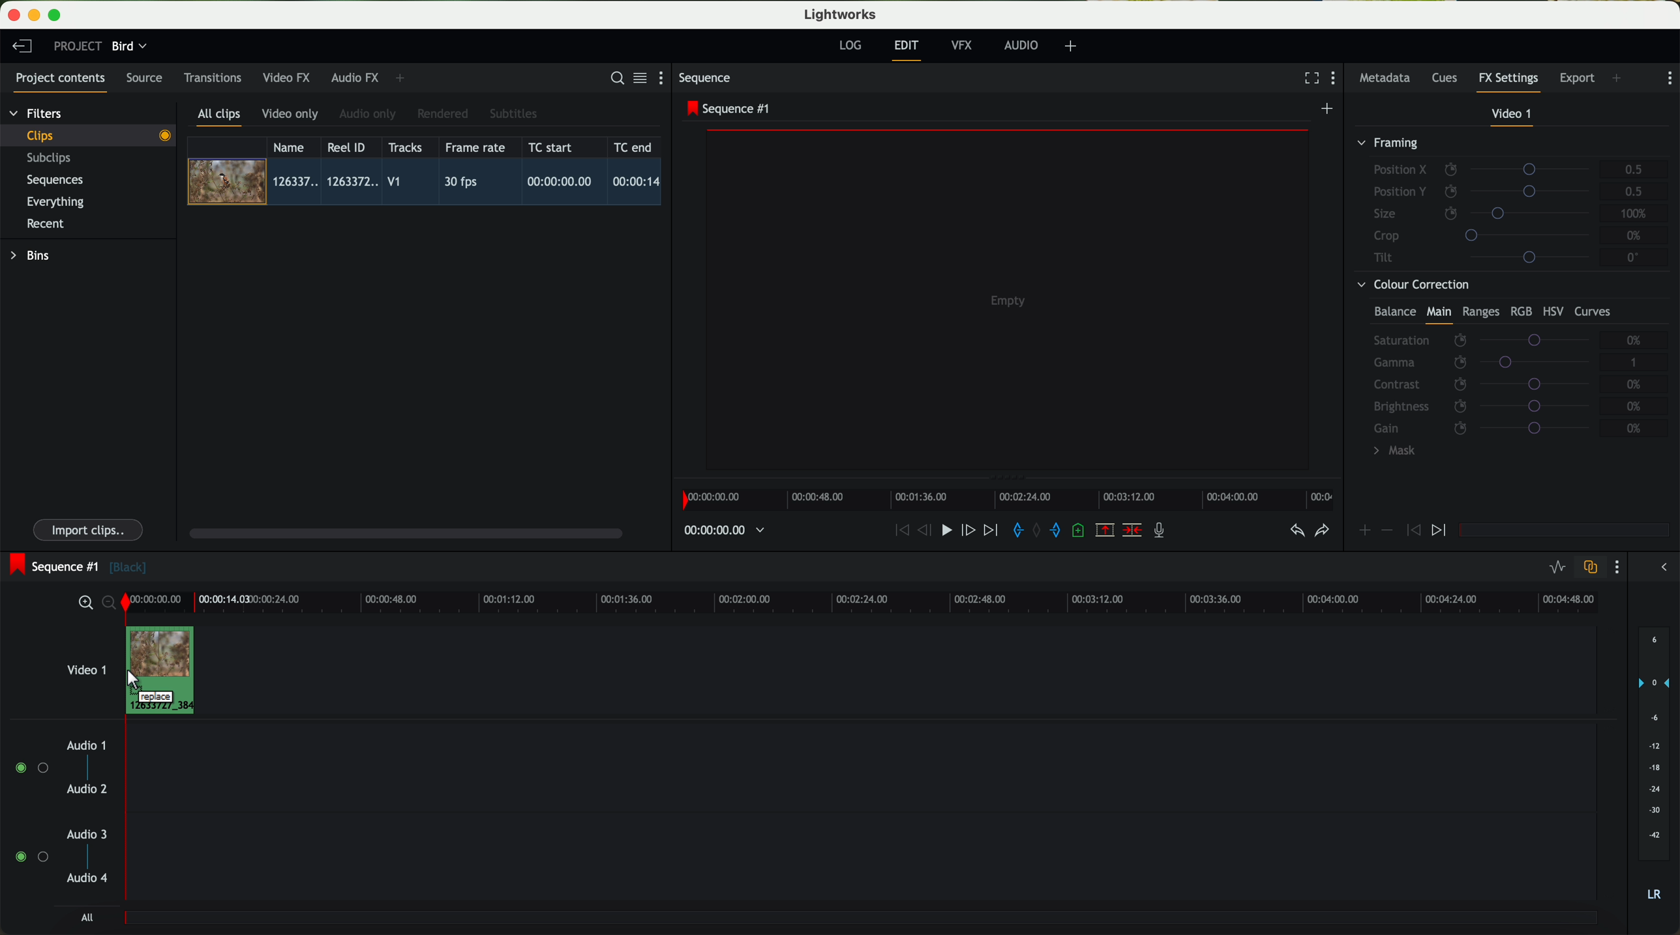 This screenshot has height=935, width=1680. I want to click on 0%, so click(1636, 236).